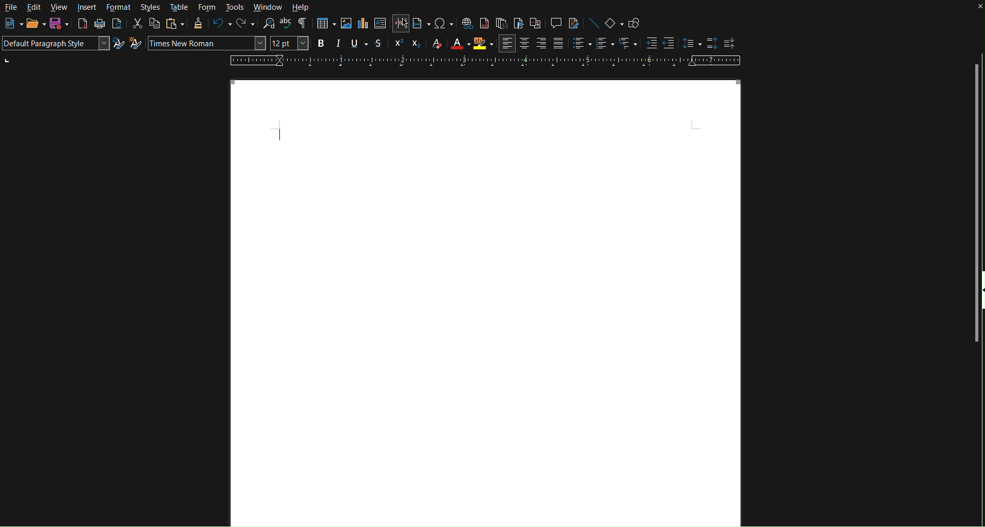  What do you see at coordinates (535, 23) in the screenshot?
I see `Insert Cross Reference` at bounding box center [535, 23].